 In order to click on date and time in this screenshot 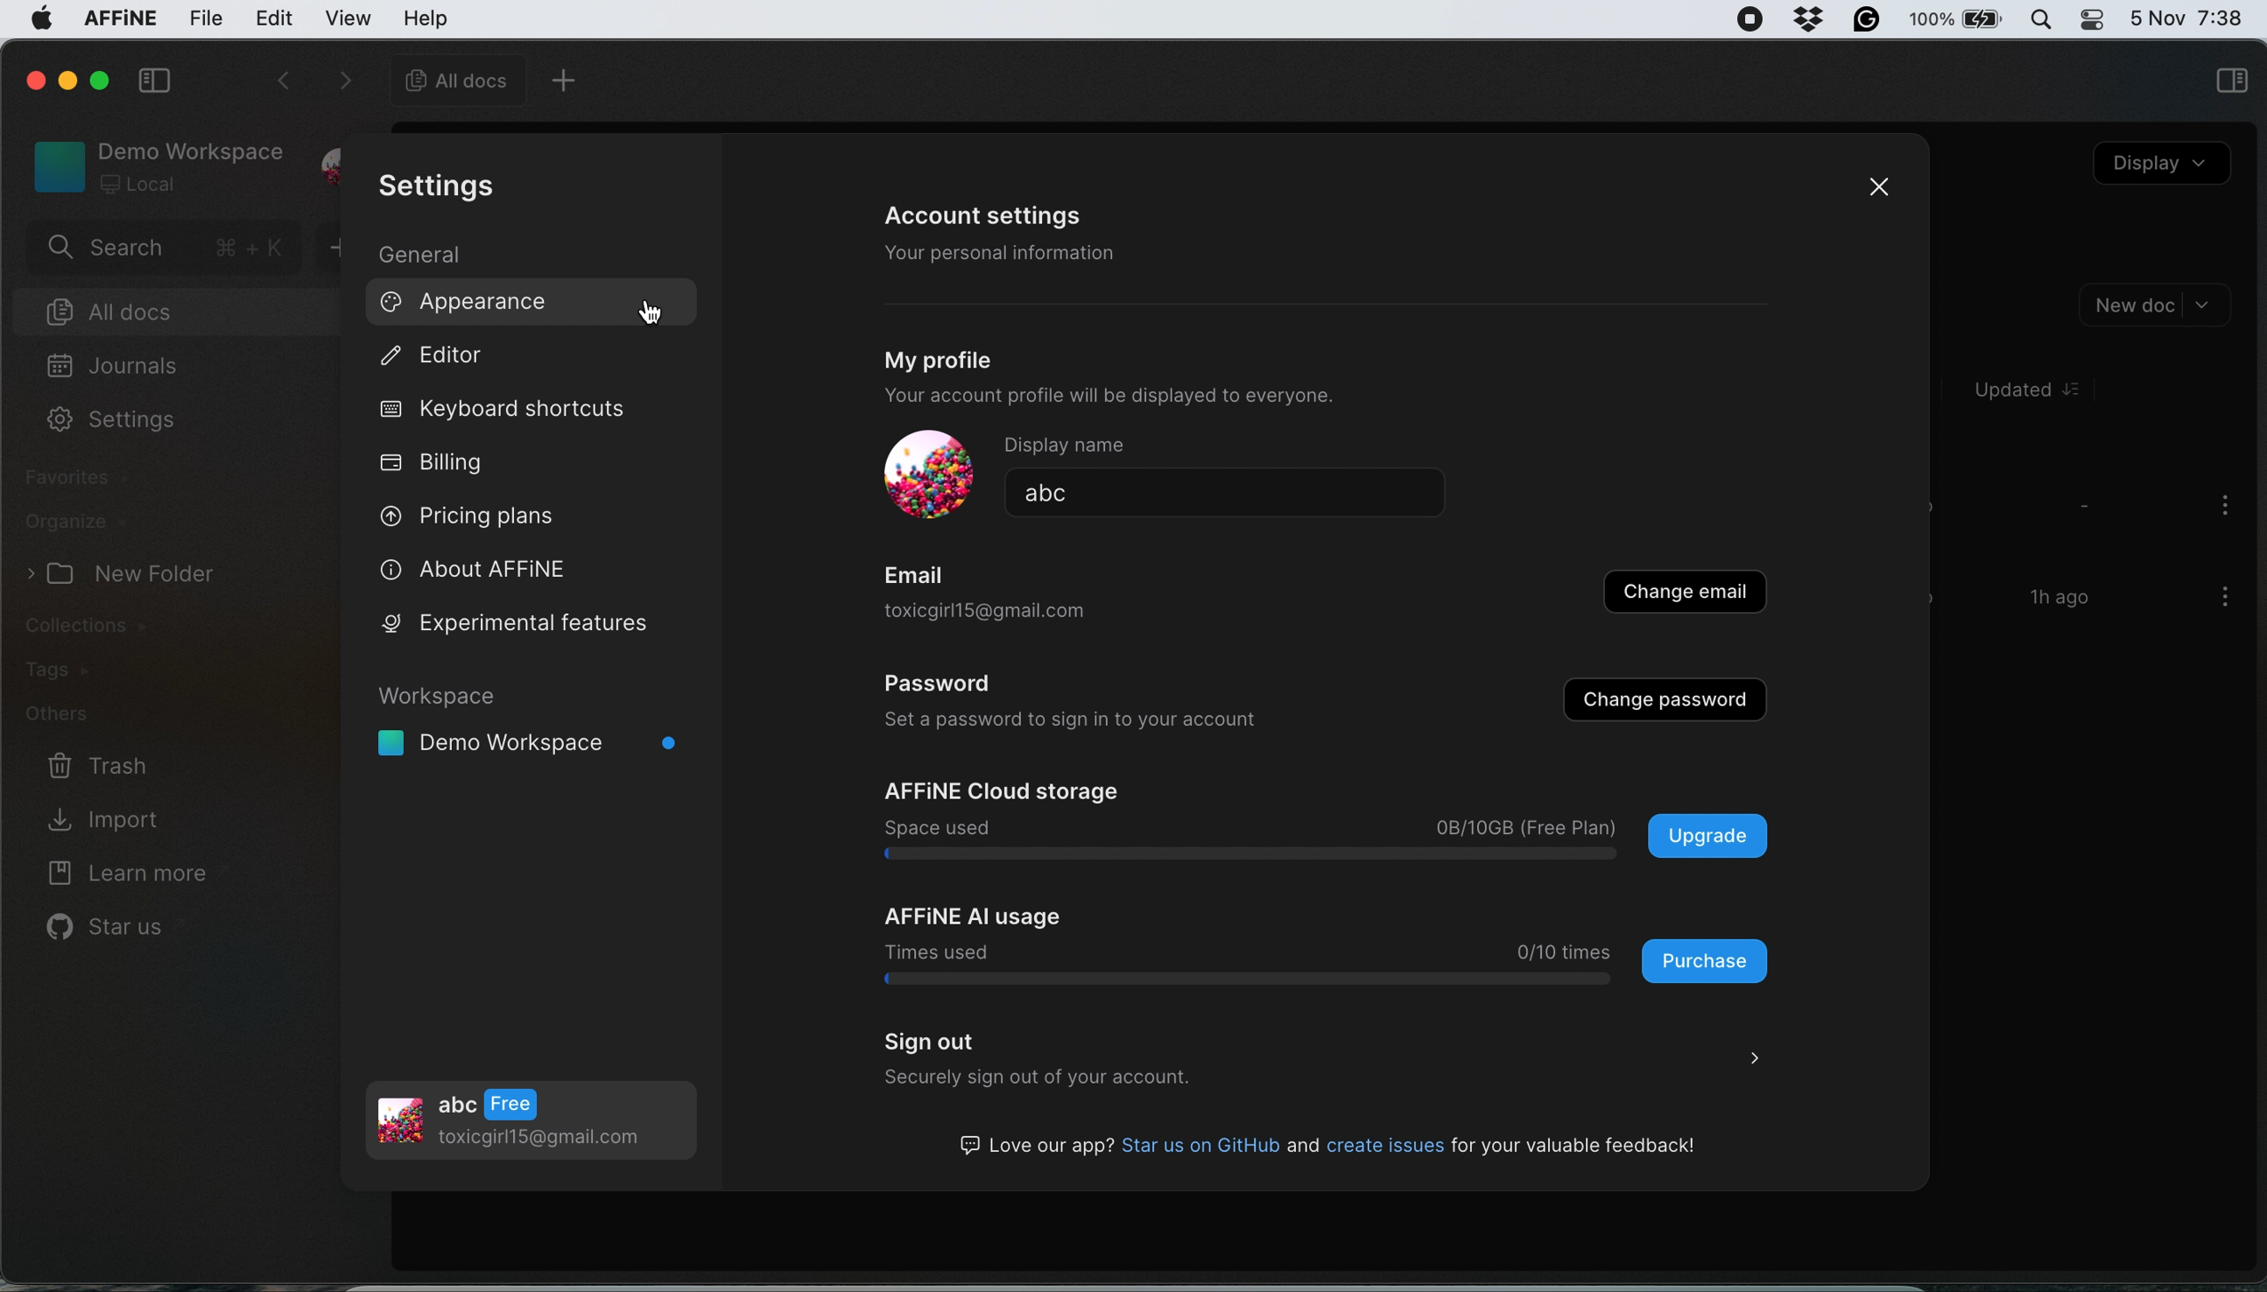, I will do `click(2188, 16)`.